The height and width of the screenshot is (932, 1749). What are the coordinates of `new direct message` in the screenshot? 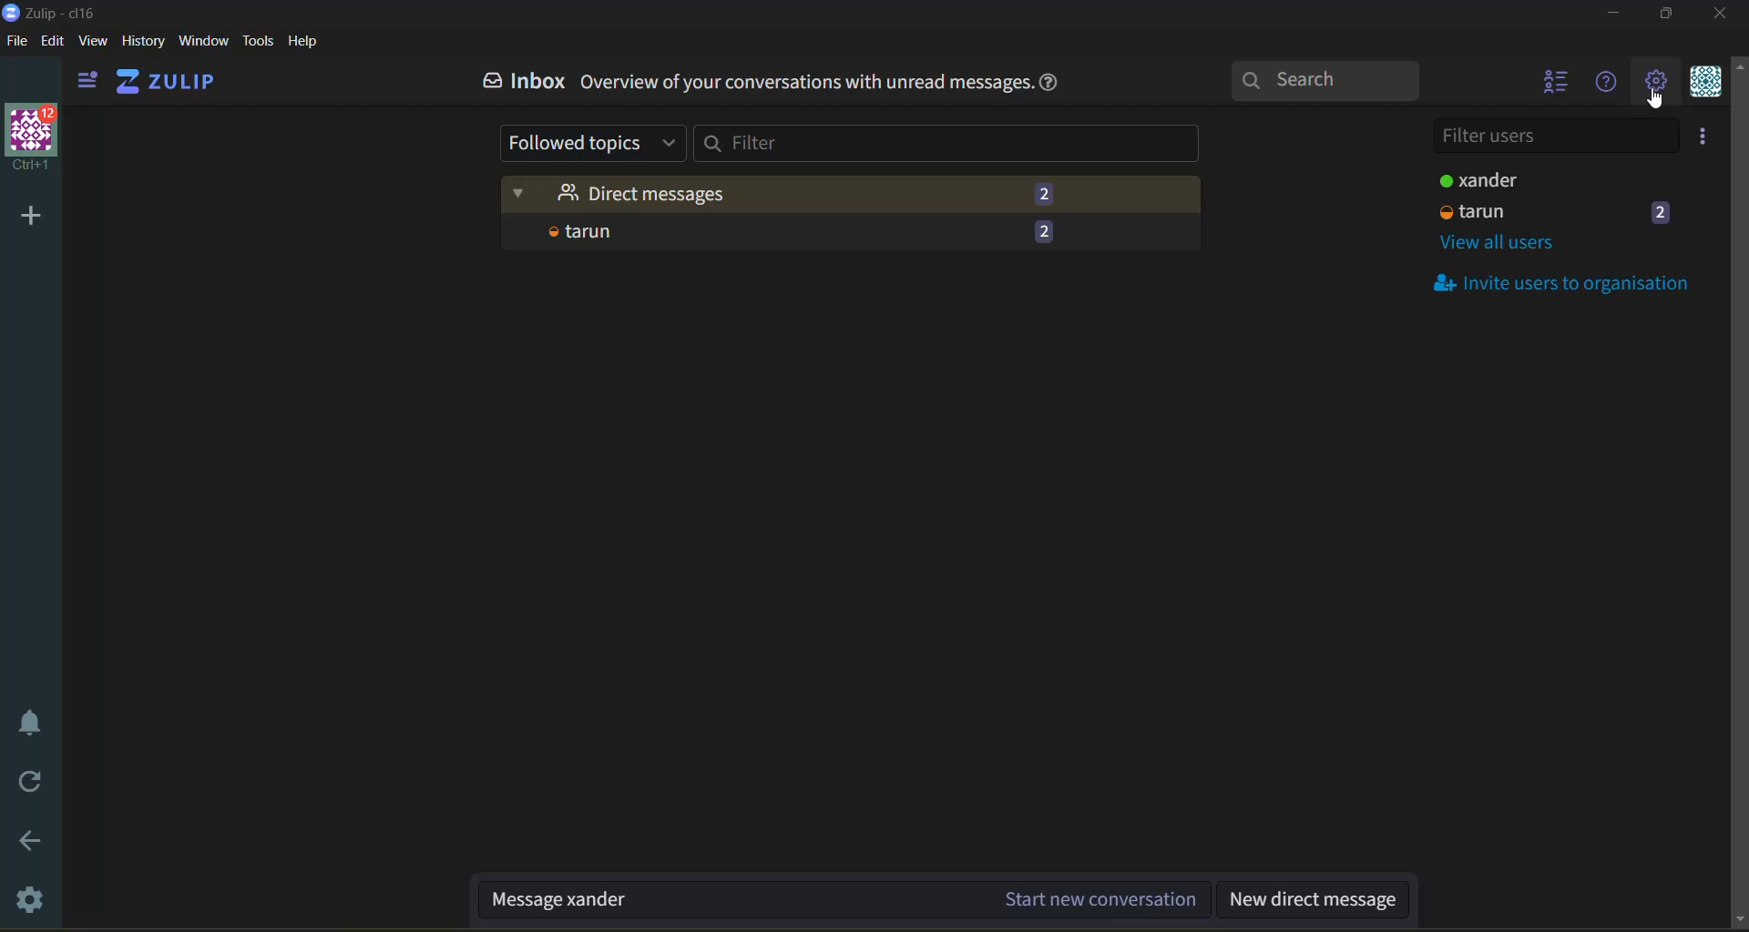 It's located at (1314, 901).